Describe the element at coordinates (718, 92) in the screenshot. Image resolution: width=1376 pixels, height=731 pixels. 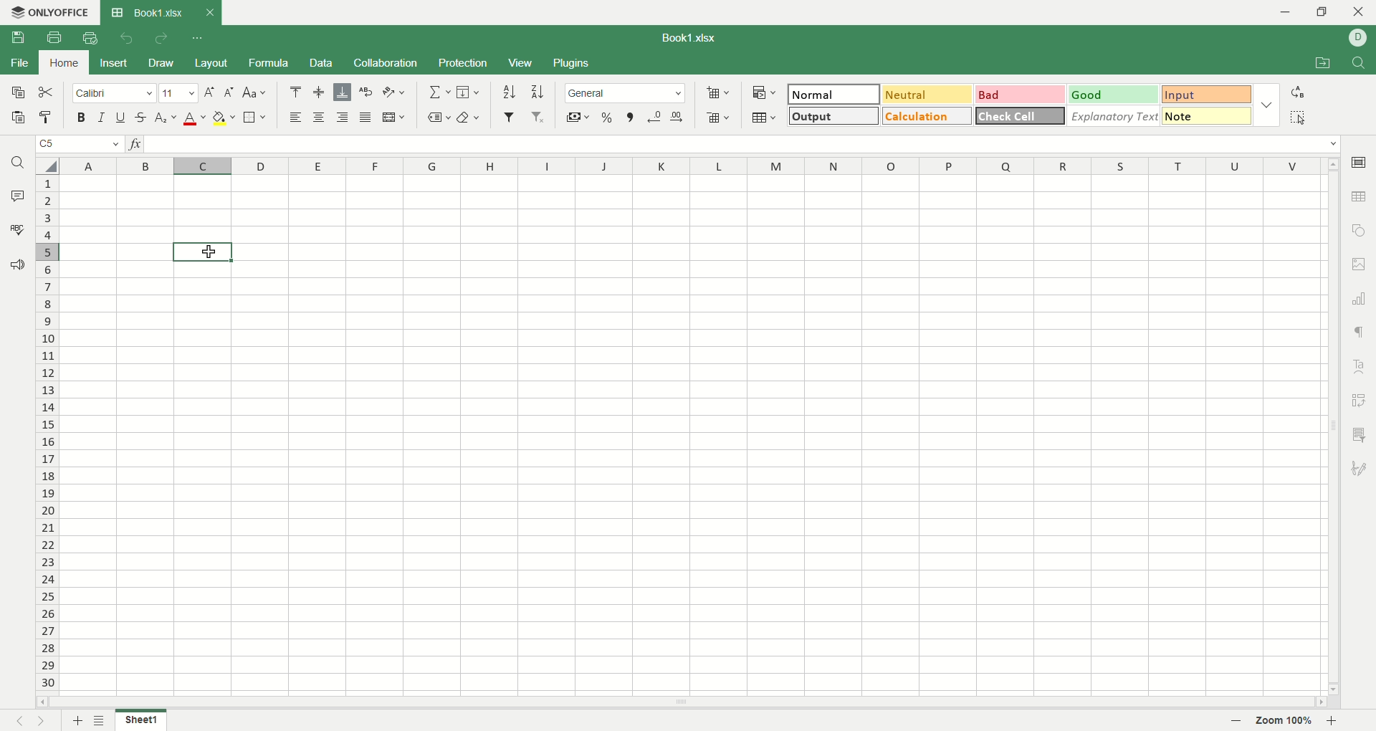
I see `add cell` at that location.